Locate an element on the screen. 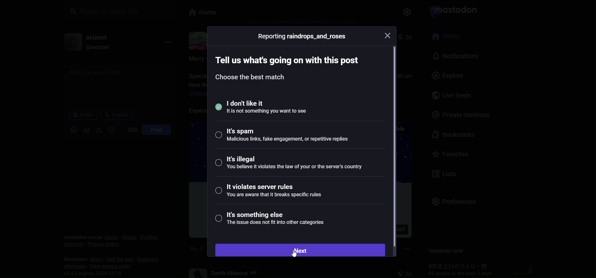  next is located at coordinates (299, 249).